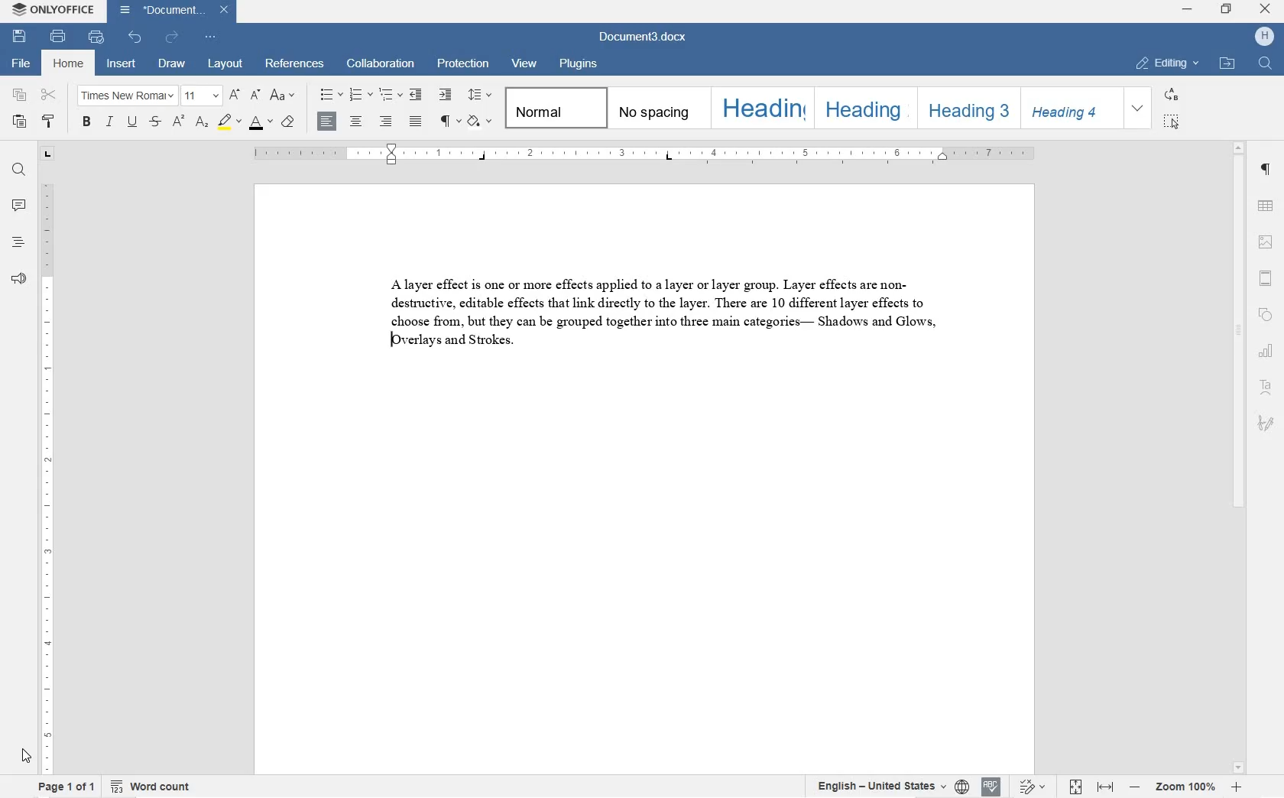  Describe the element at coordinates (297, 64) in the screenshot. I see `references` at that location.